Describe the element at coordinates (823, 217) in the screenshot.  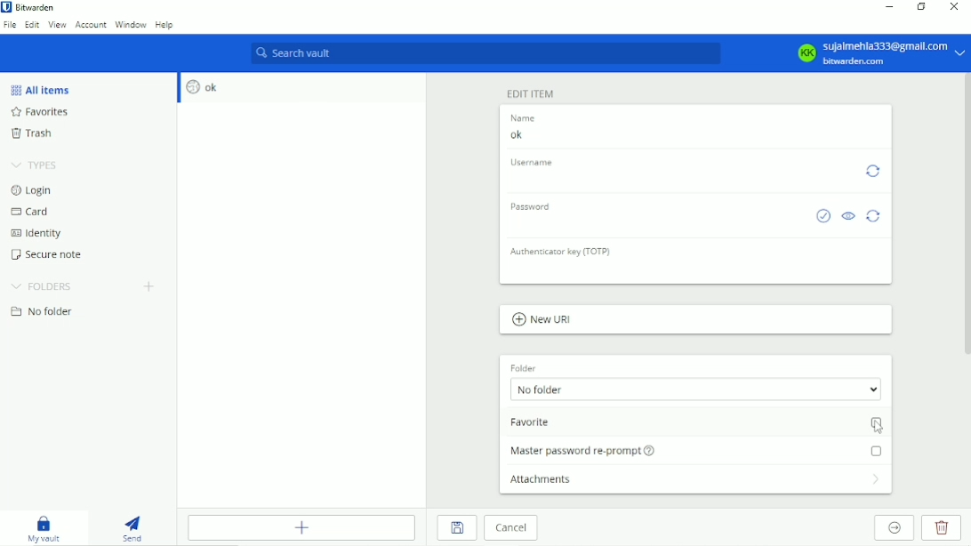
I see `Check if password has been exposed` at that location.